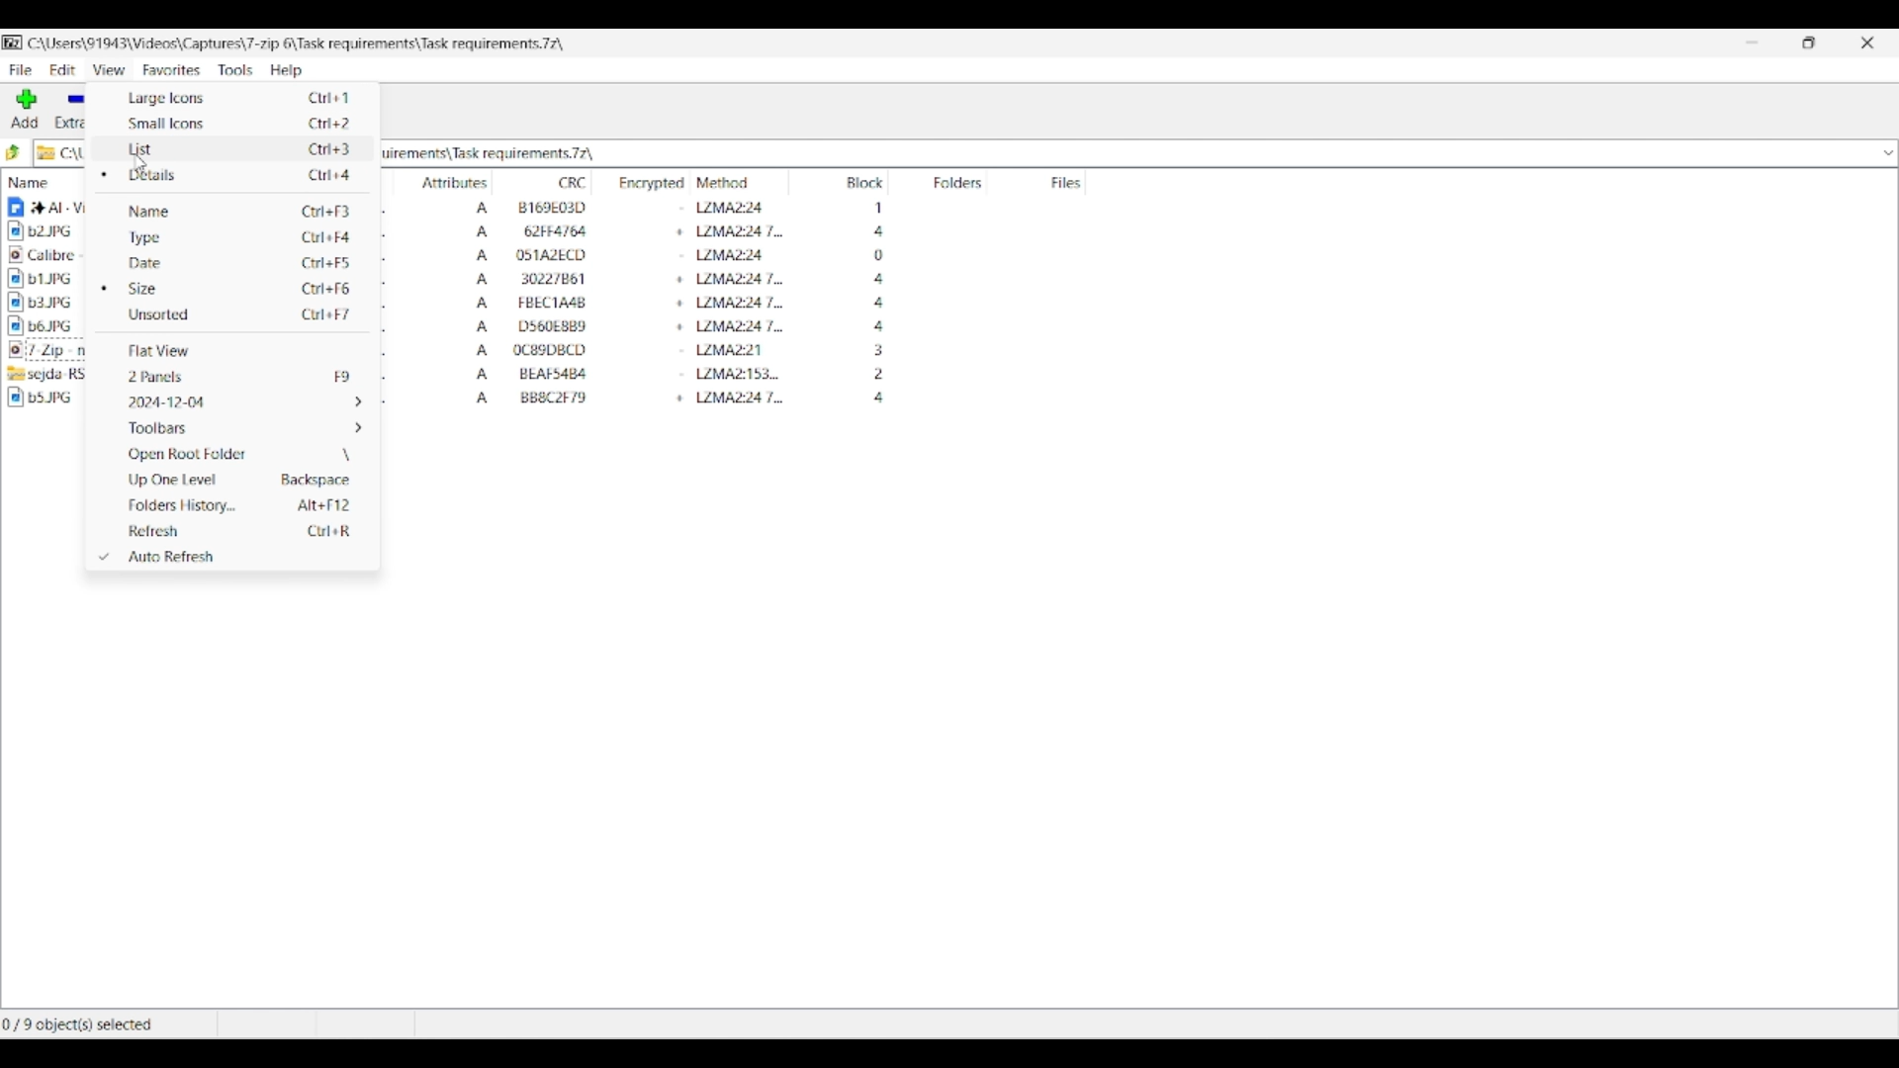 This screenshot has height=1068, width=1899. I want to click on Refresh, so click(236, 531).